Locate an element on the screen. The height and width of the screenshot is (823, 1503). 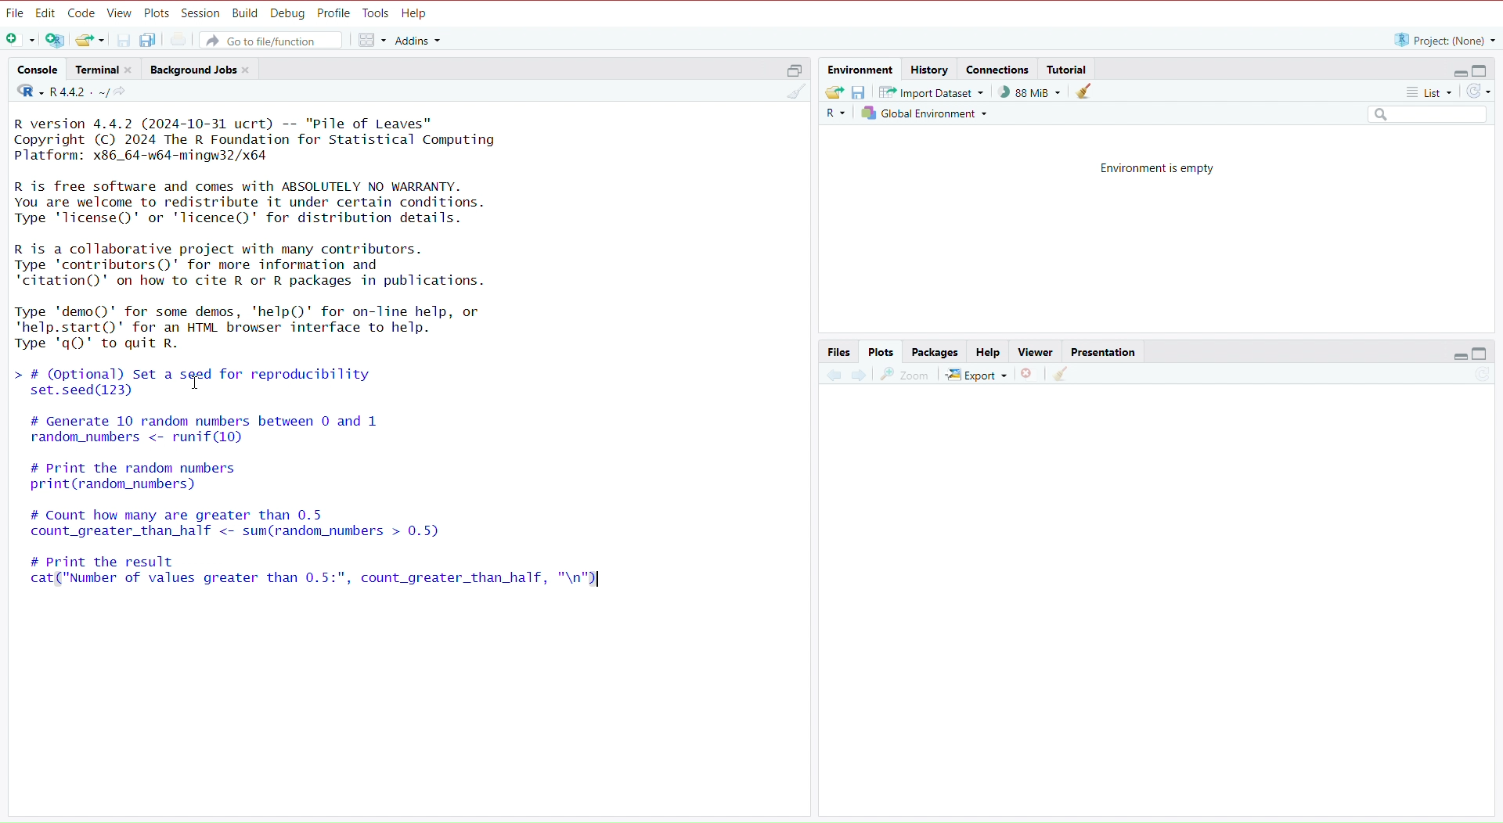
Search is located at coordinates (1425, 113).